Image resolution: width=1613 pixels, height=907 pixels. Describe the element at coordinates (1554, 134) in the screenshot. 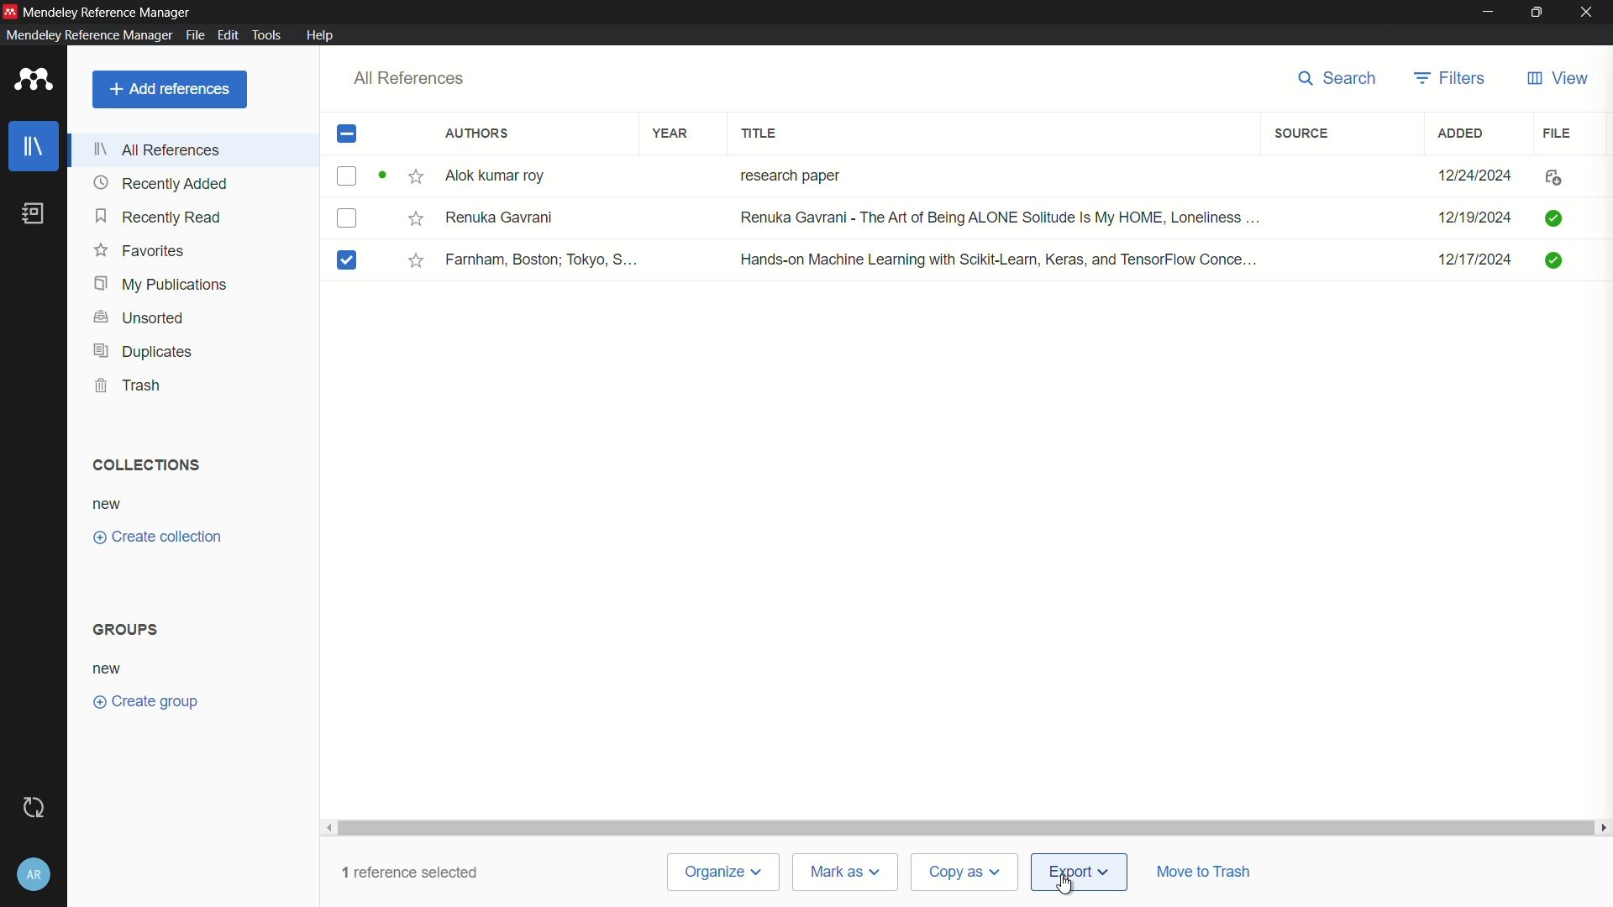

I see `file` at that location.